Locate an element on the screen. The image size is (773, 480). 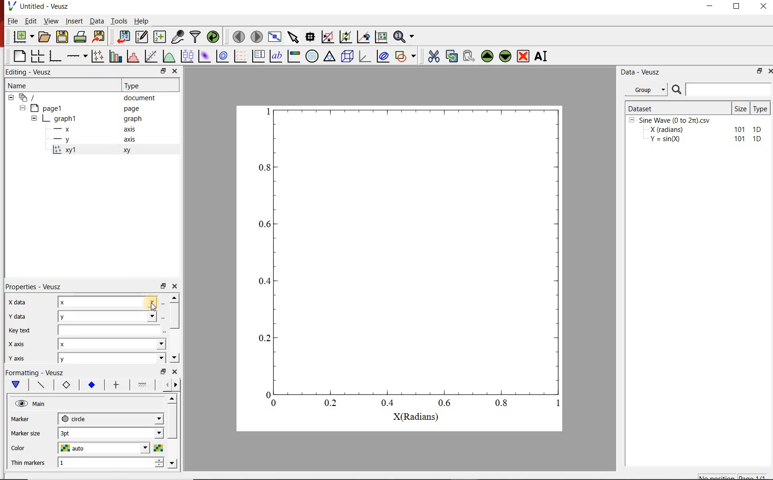
plot points is located at coordinates (99, 56).